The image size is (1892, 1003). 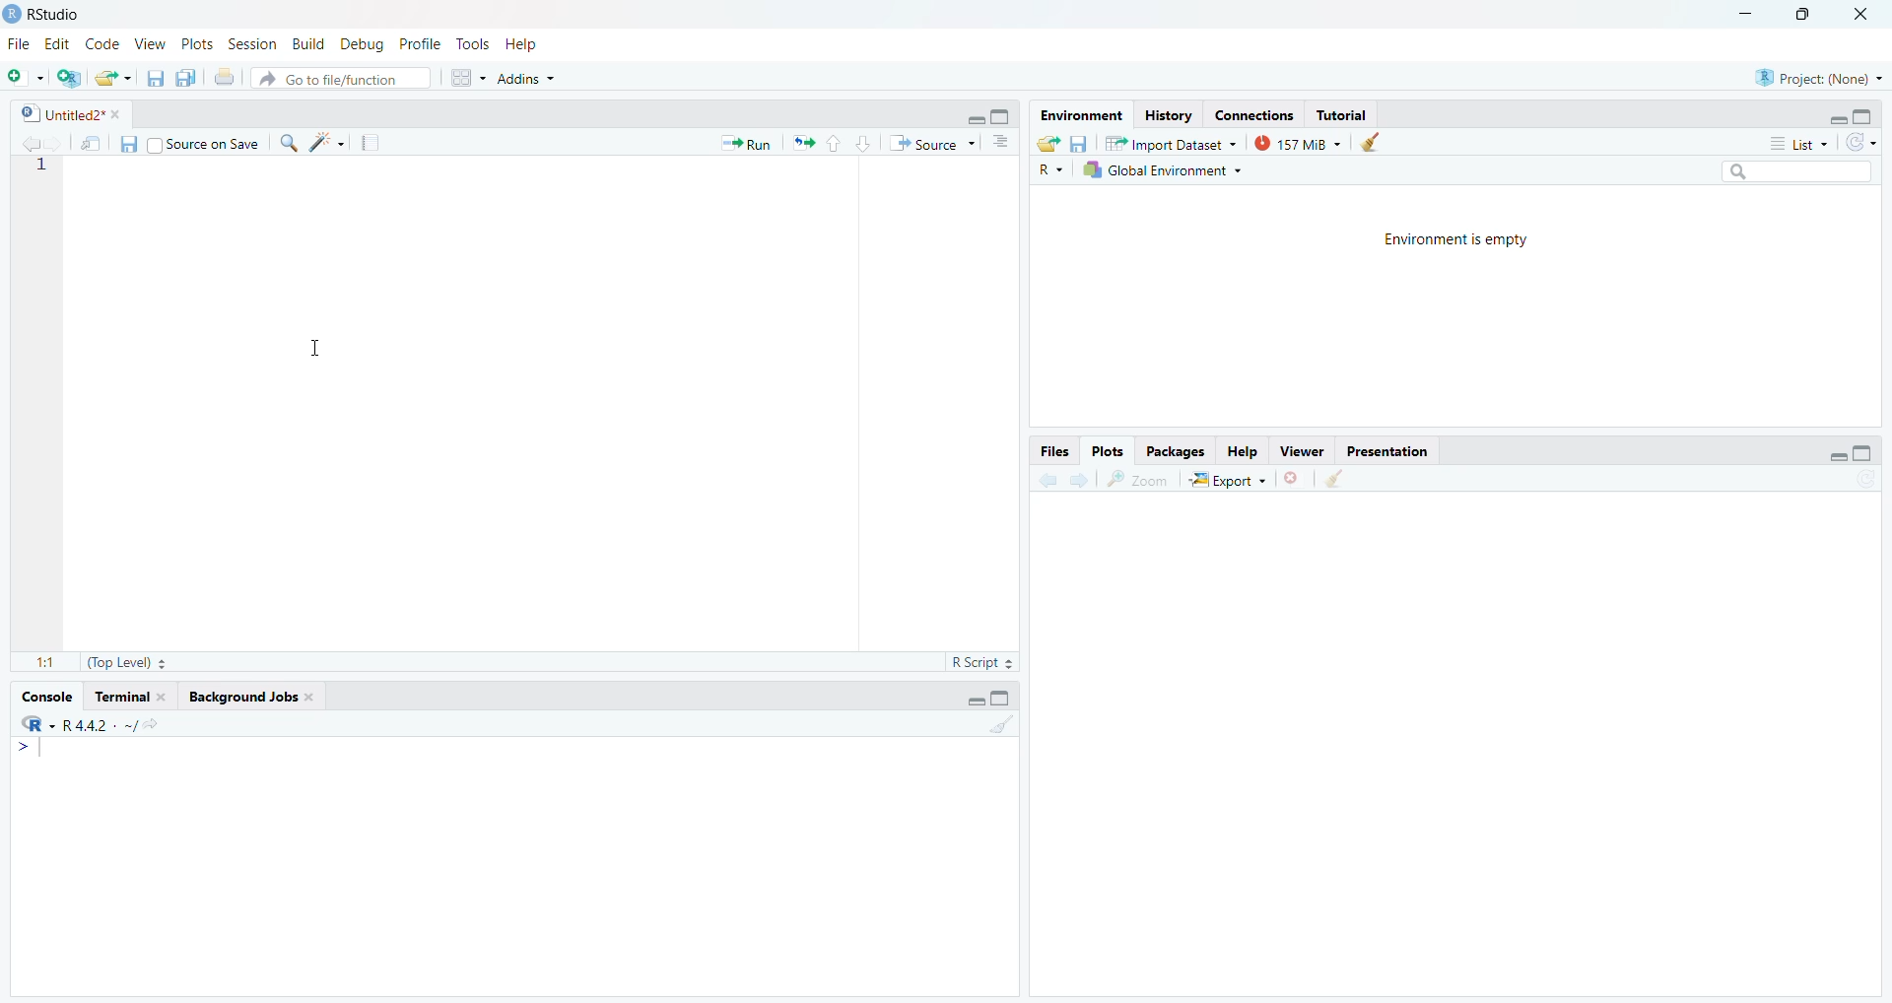 What do you see at coordinates (1047, 143) in the screenshot?
I see `load workspace` at bounding box center [1047, 143].